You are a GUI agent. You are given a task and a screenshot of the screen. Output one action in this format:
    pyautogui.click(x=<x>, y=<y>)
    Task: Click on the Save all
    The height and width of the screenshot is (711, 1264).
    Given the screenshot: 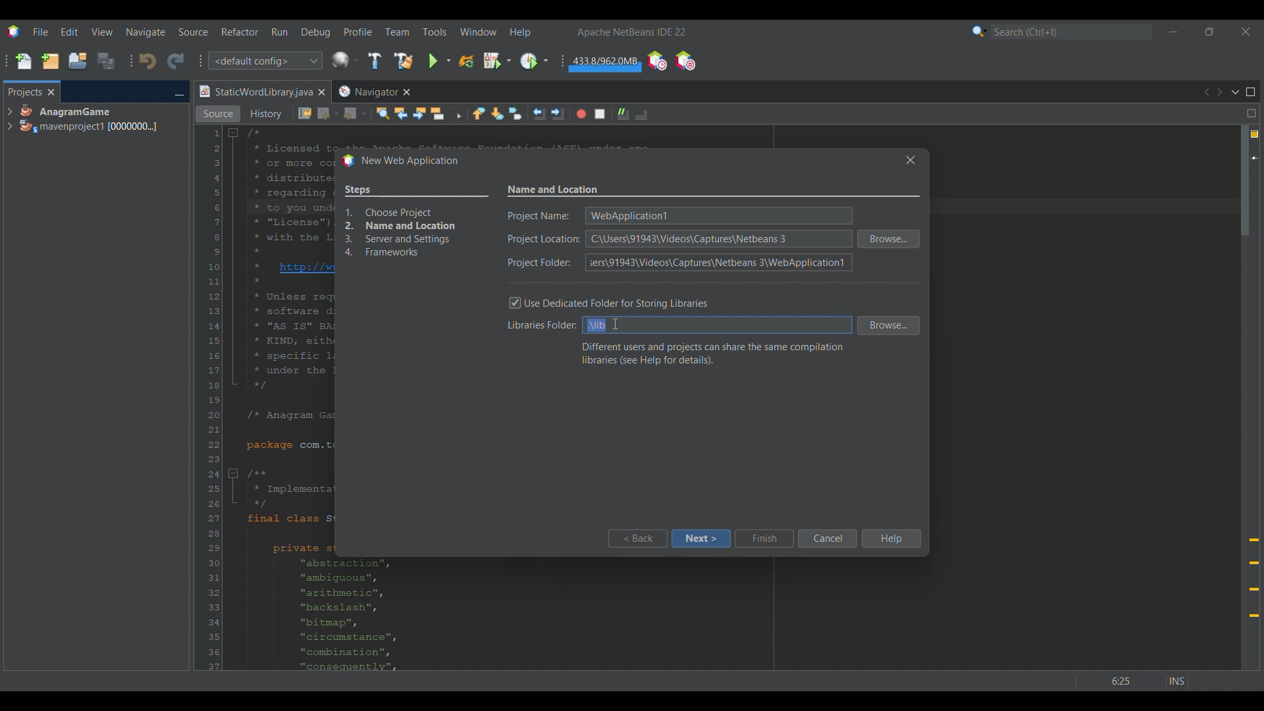 What is the action you would take?
    pyautogui.click(x=106, y=61)
    